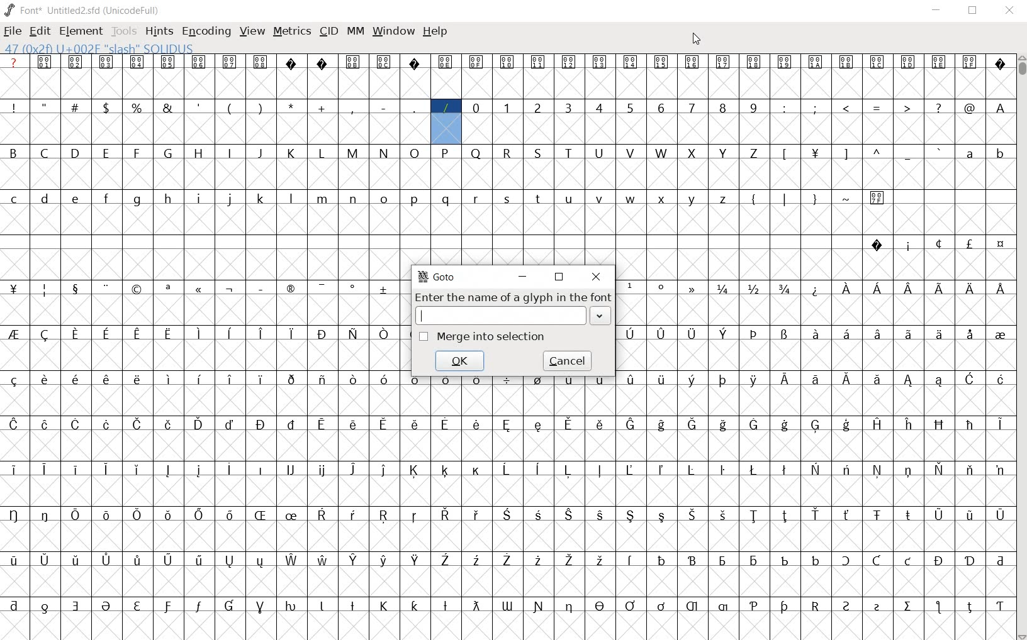  Describe the element at coordinates (262, 470) in the screenshot. I see `glyph` at that location.